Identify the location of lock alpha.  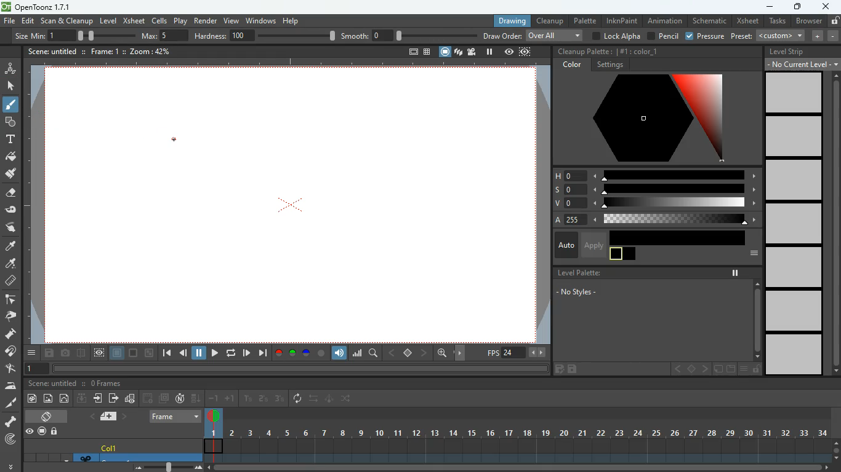
(615, 36).